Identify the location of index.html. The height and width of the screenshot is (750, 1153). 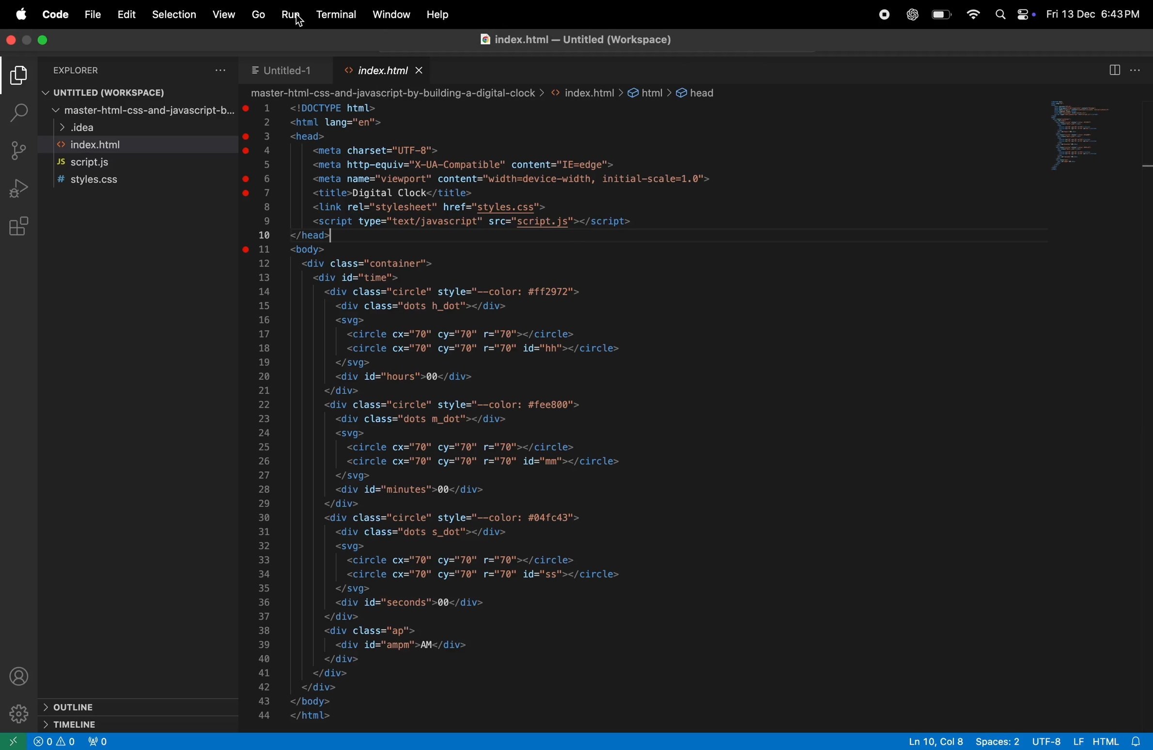
(99, 145).